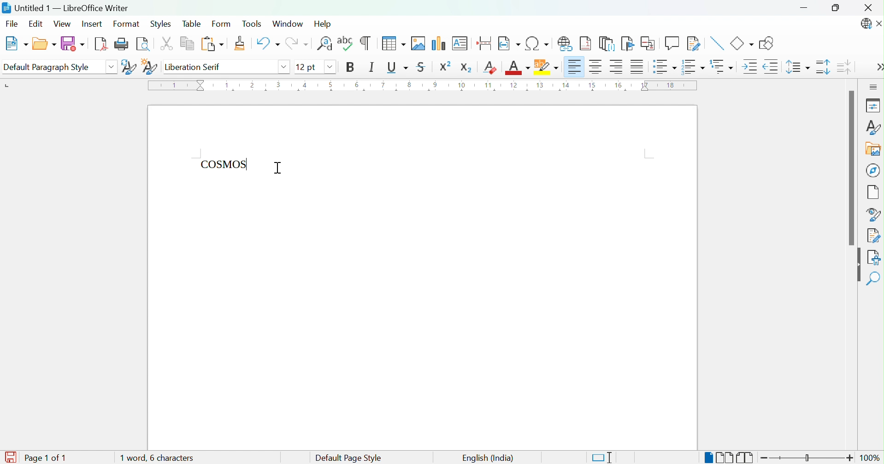 This screenshot has height=464, width=884. I want to click on Align Center, so click(596, 67).